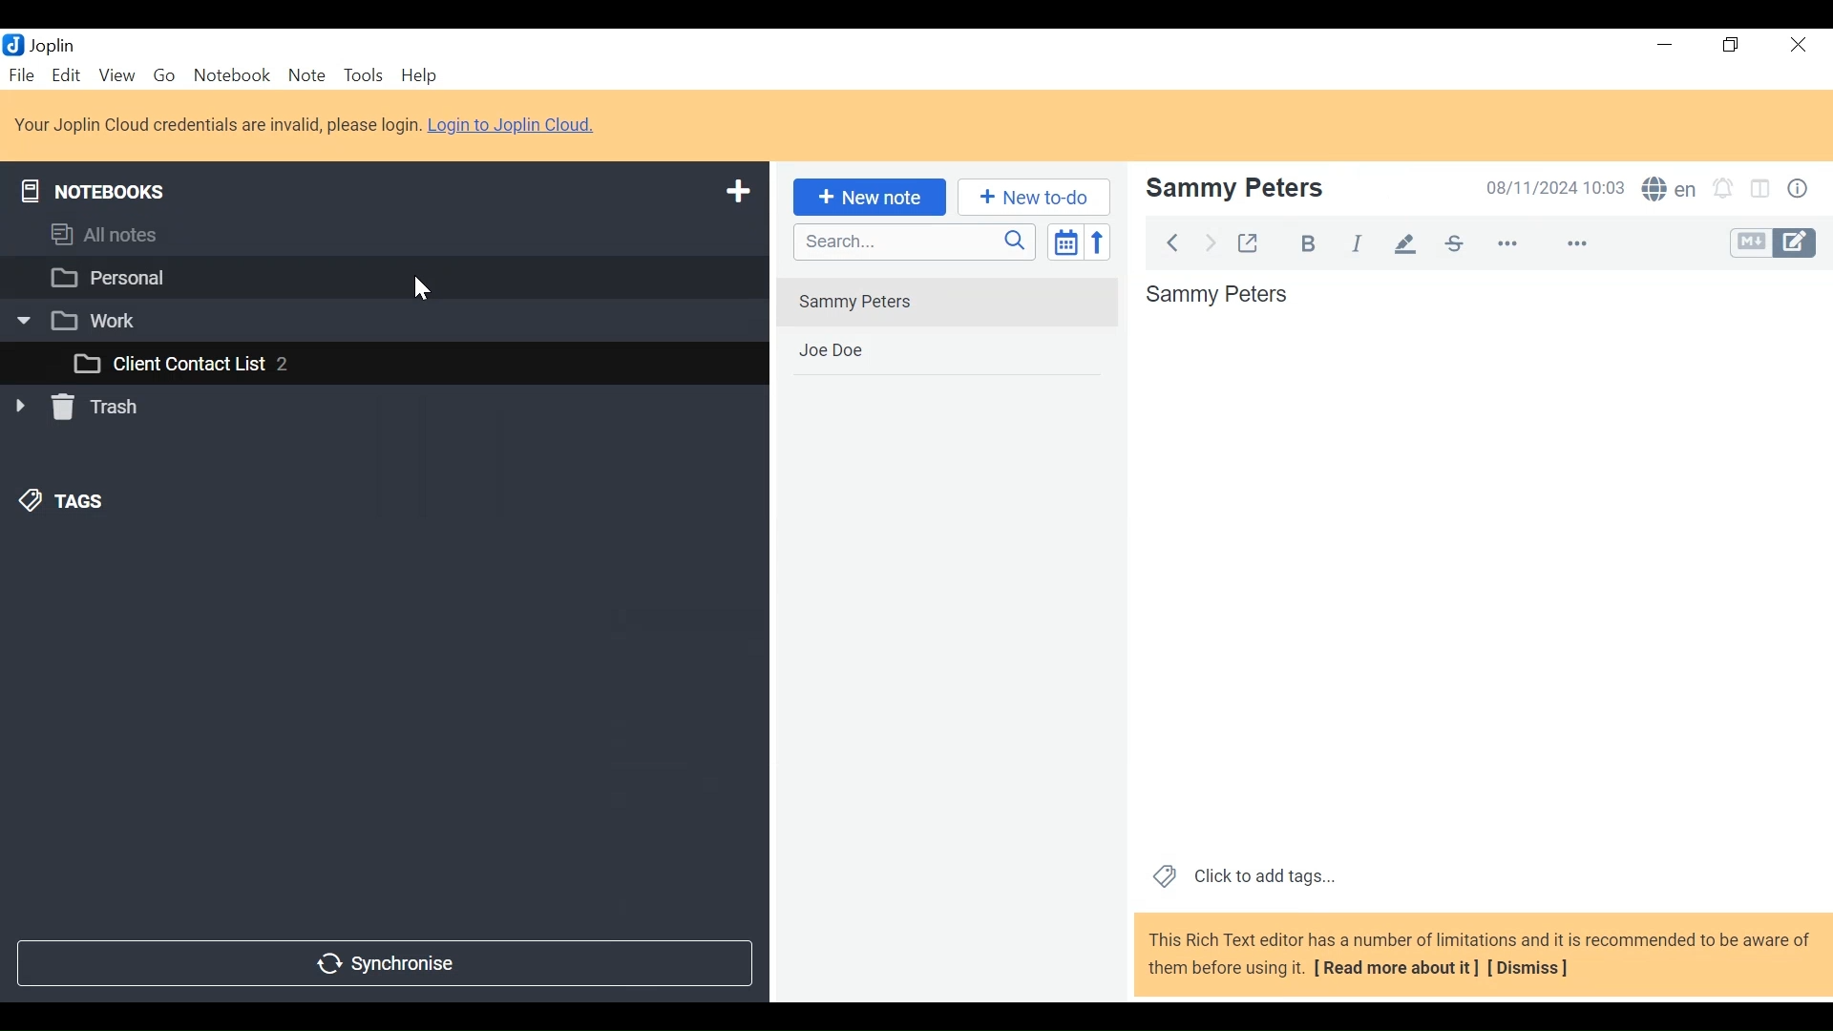 The height and width of the screenshot is (1031, 1833). What do you see at coordinates (1802, 187) in the screenshot?
I see `` at bounding box center [1802, 187].